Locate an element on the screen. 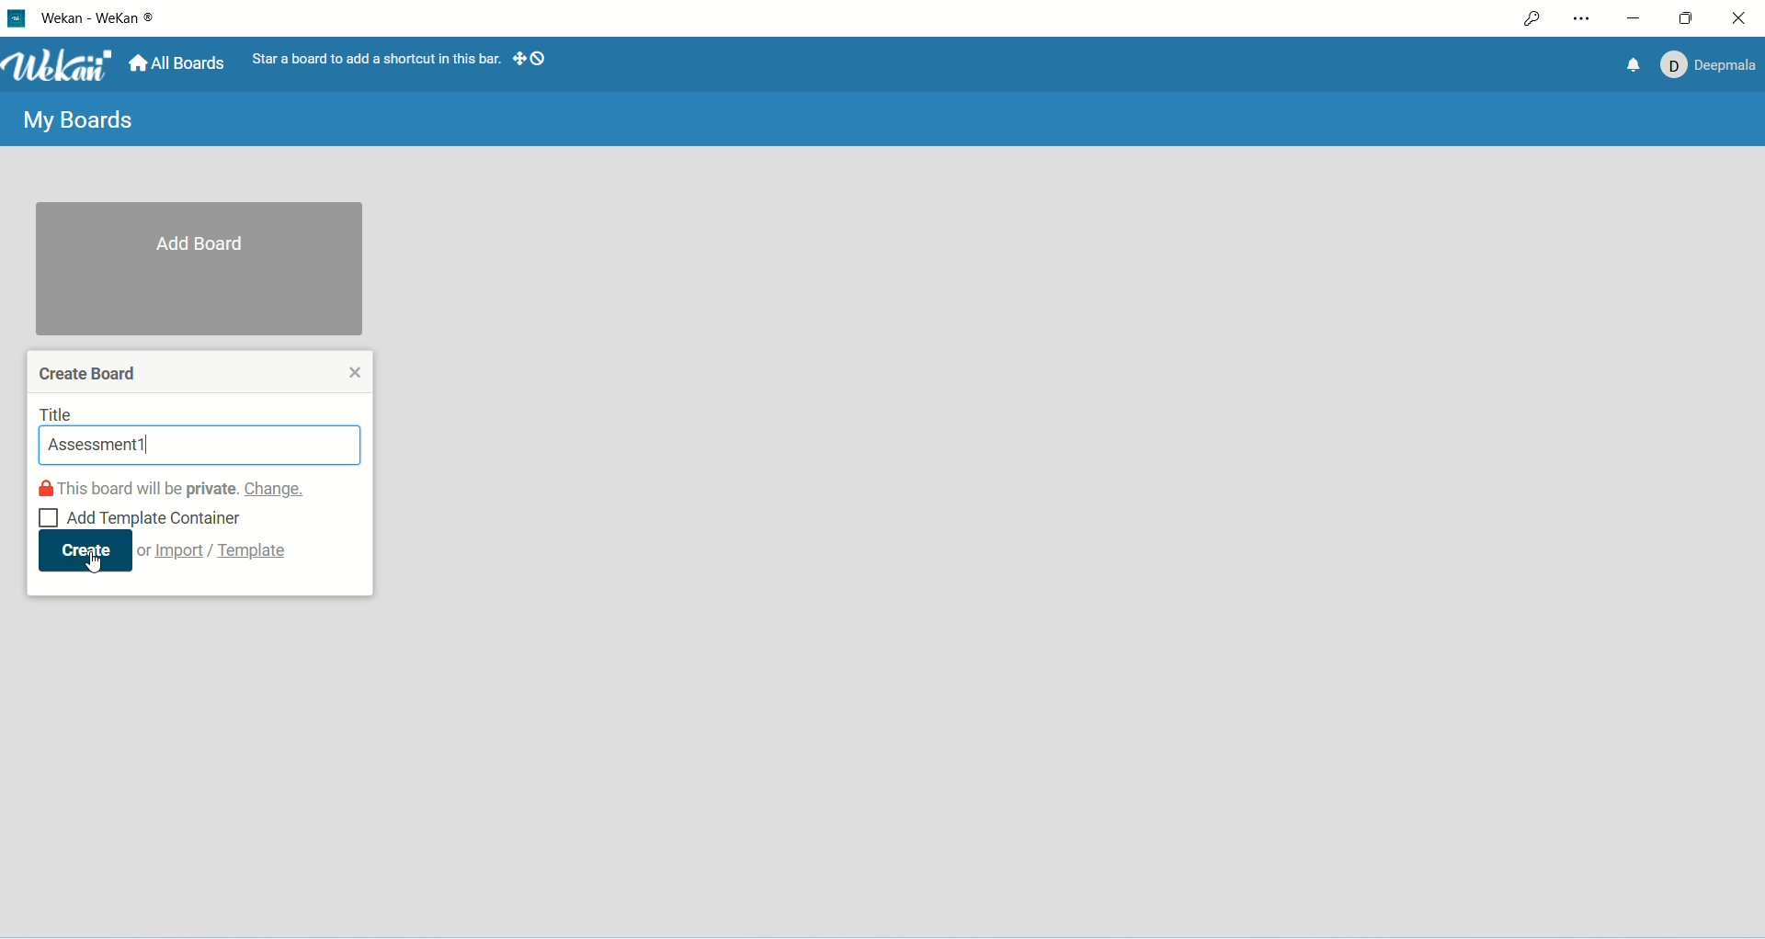 The height and width of the screenshot is (939, 1765). this board will be private is located at coordinates (136, 488).